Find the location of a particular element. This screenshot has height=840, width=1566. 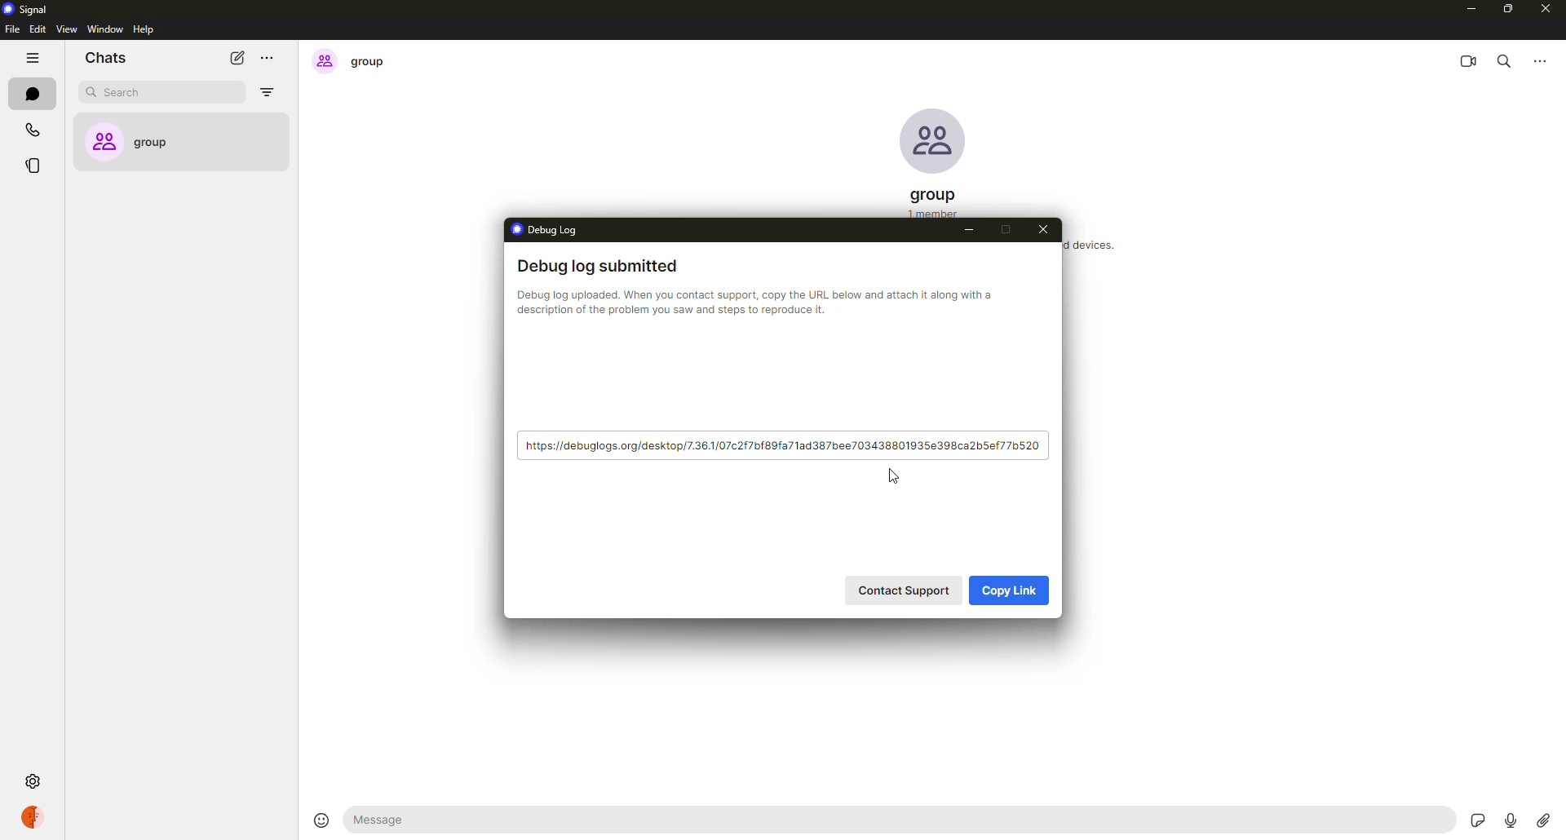

contact support is located at coordinates (904, 590).